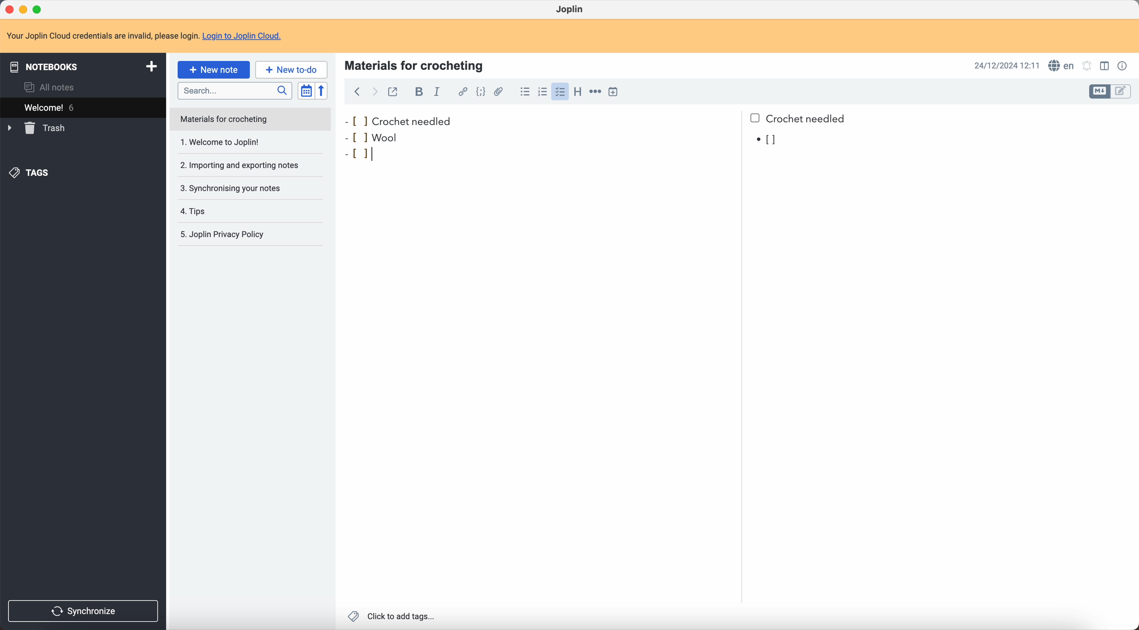 The height and width of the screenshot is (630, 1139). What do you see at coordinates (83, 106) in the screenshot?
I see `welcome` at bounding box center [83, 106].